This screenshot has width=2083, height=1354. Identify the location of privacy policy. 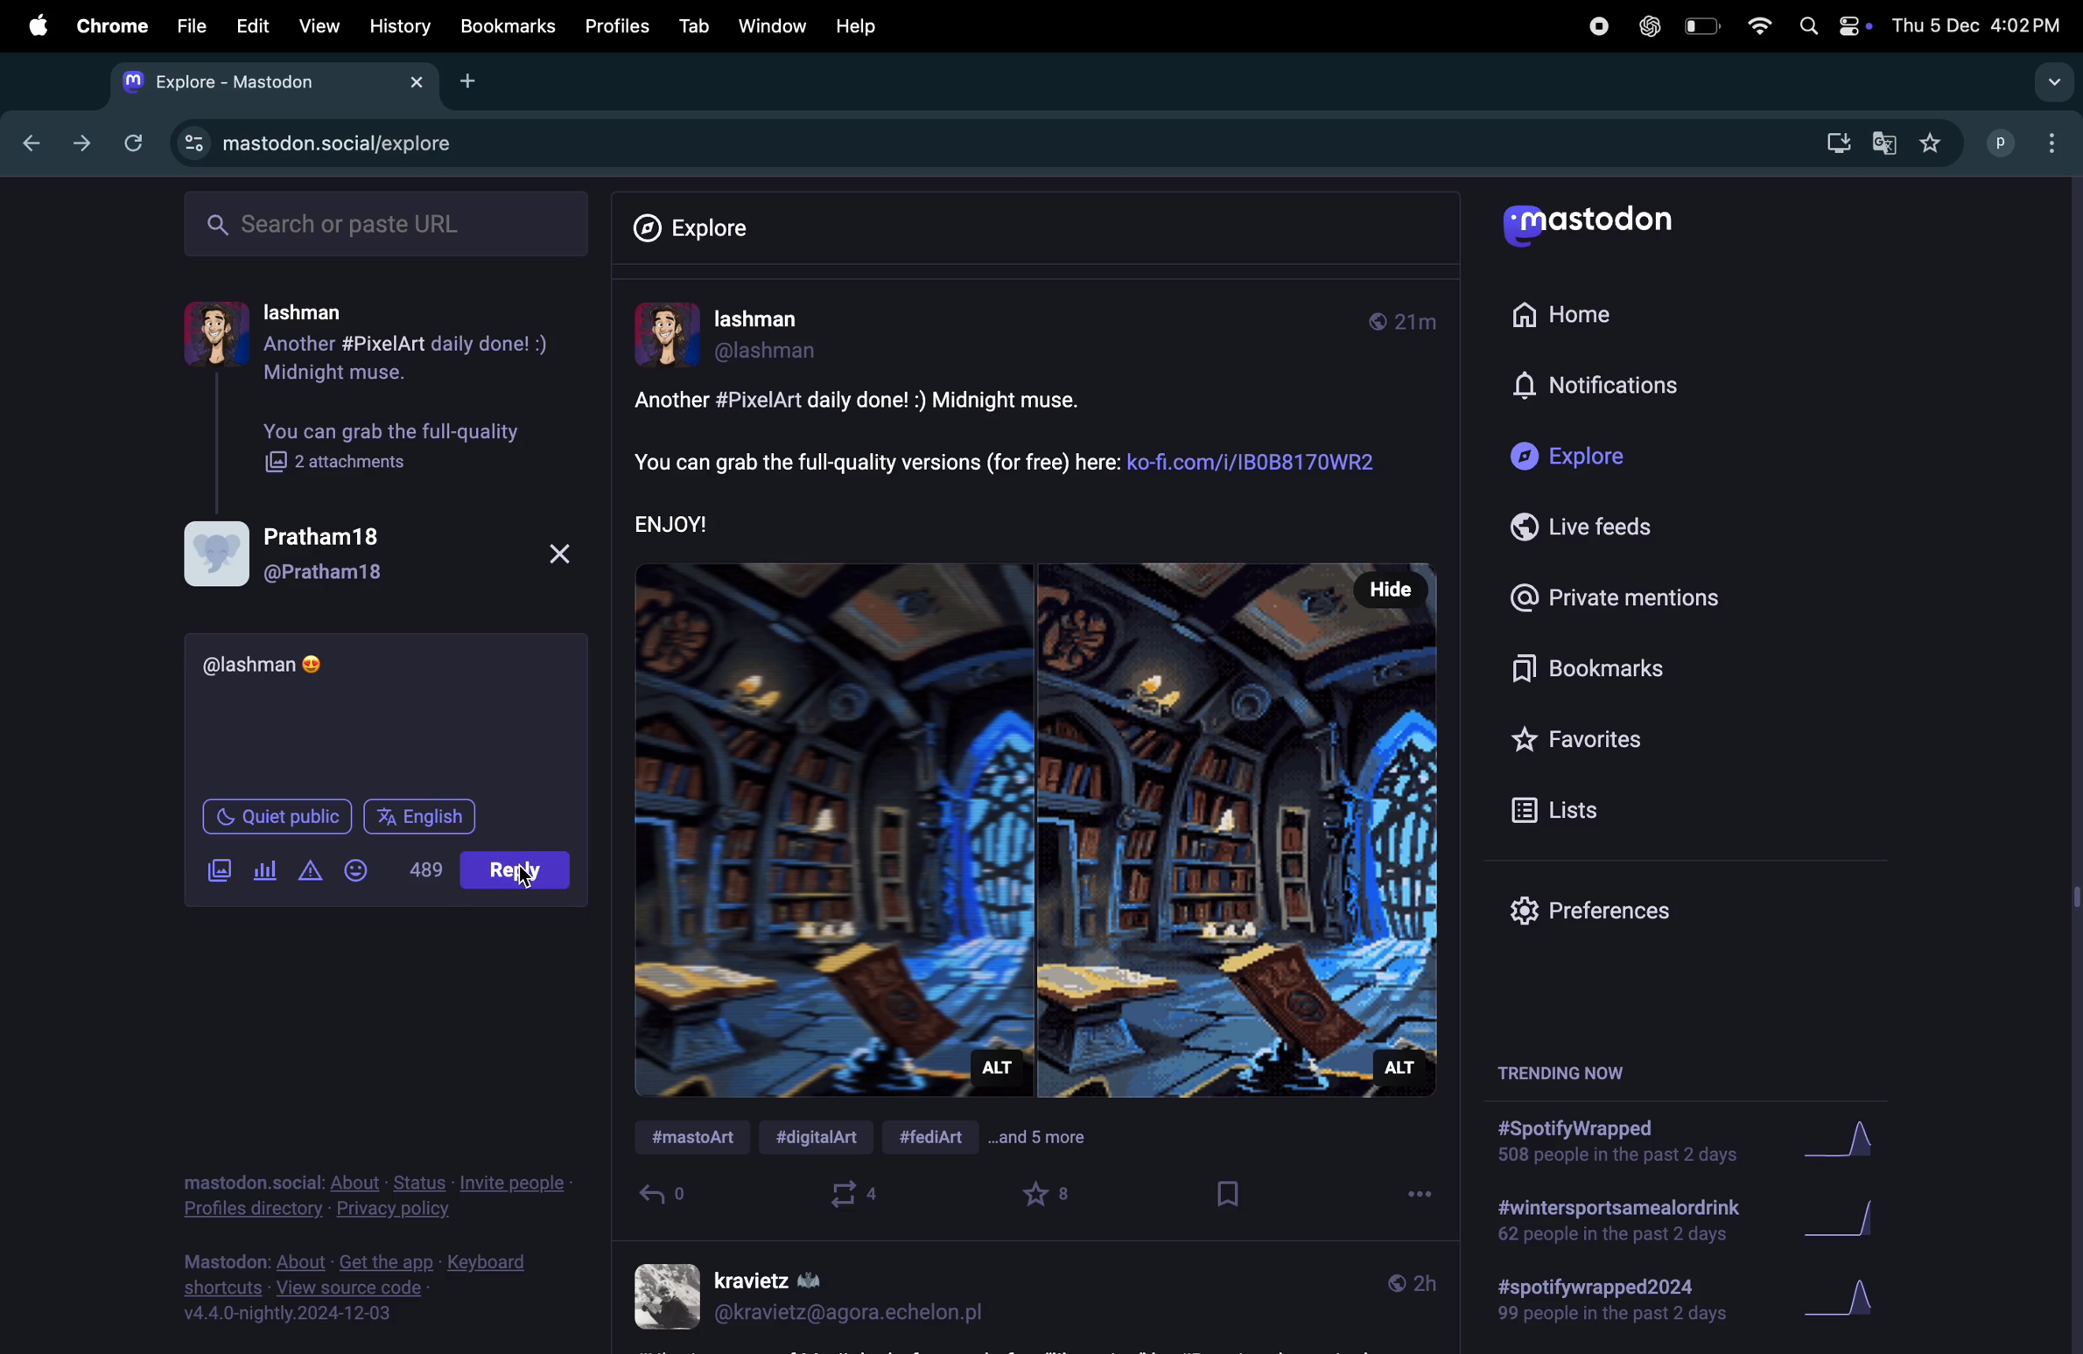
(379, 1197).